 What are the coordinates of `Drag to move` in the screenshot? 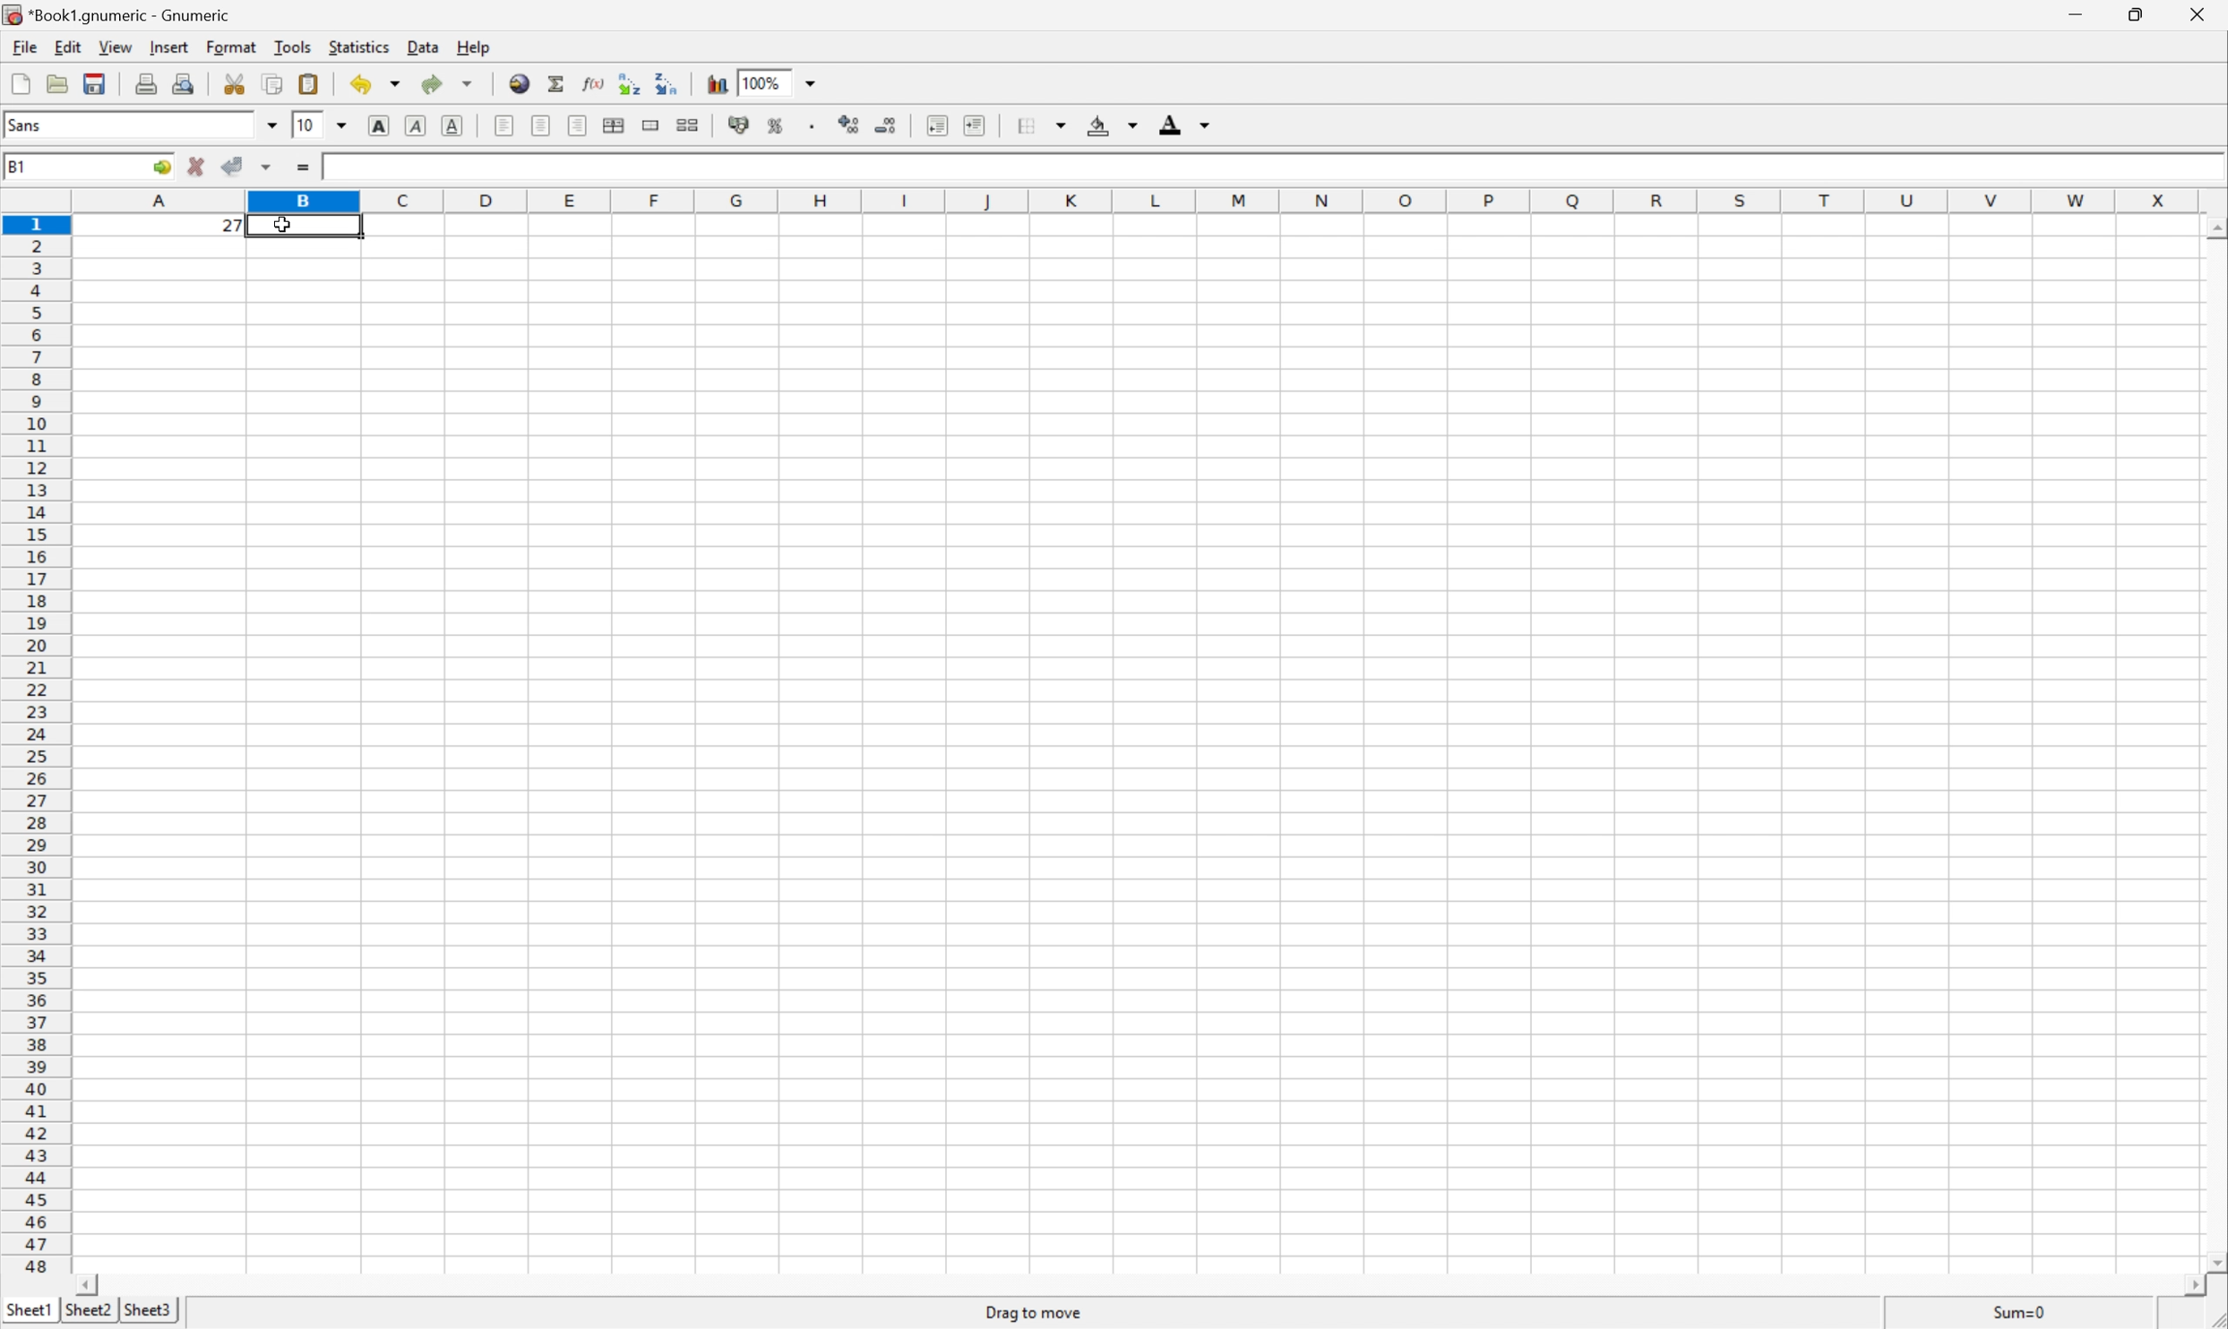 It's located at (1035, 1315).